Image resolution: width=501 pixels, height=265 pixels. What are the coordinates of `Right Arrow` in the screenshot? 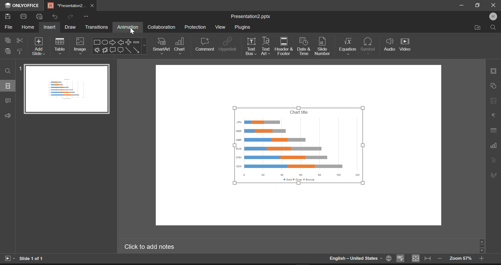 It's located at (113, 43).